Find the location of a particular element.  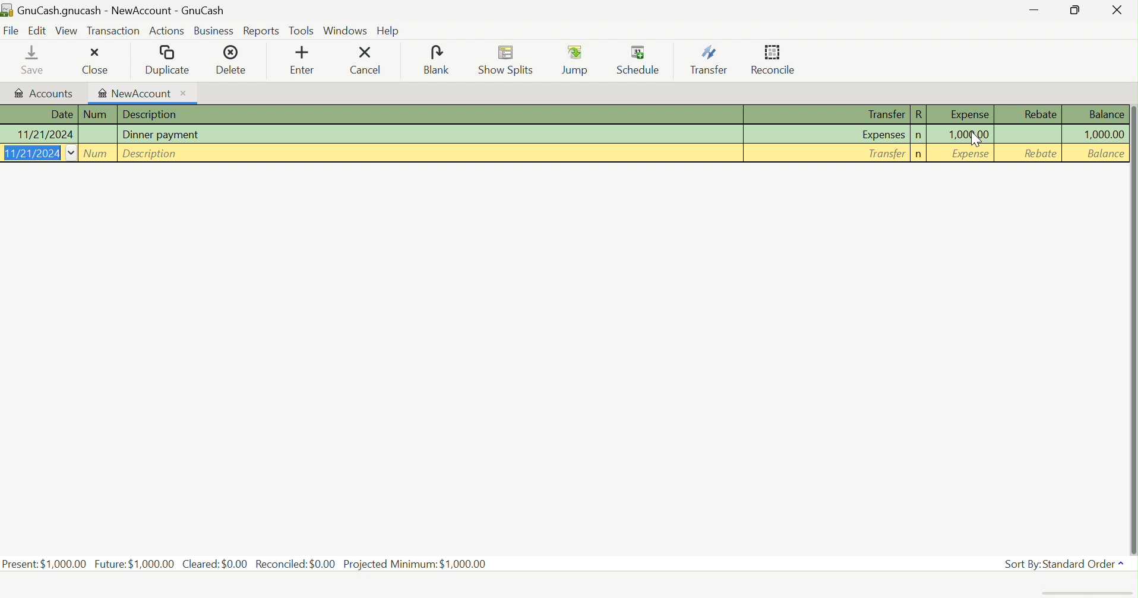

Edit is located at coordinates (36, 30).